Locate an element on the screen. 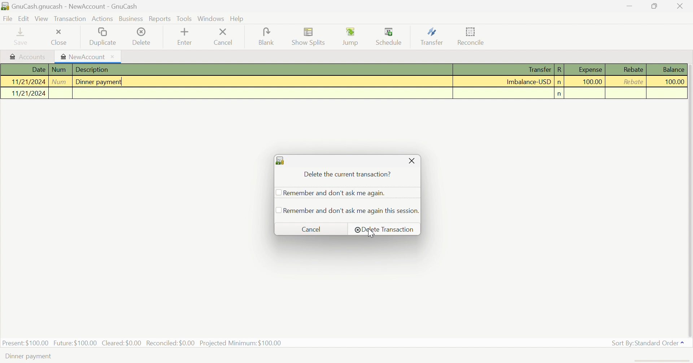 This screenshot has height=363, width=693. Transaction is located at coordinates (70, 20).